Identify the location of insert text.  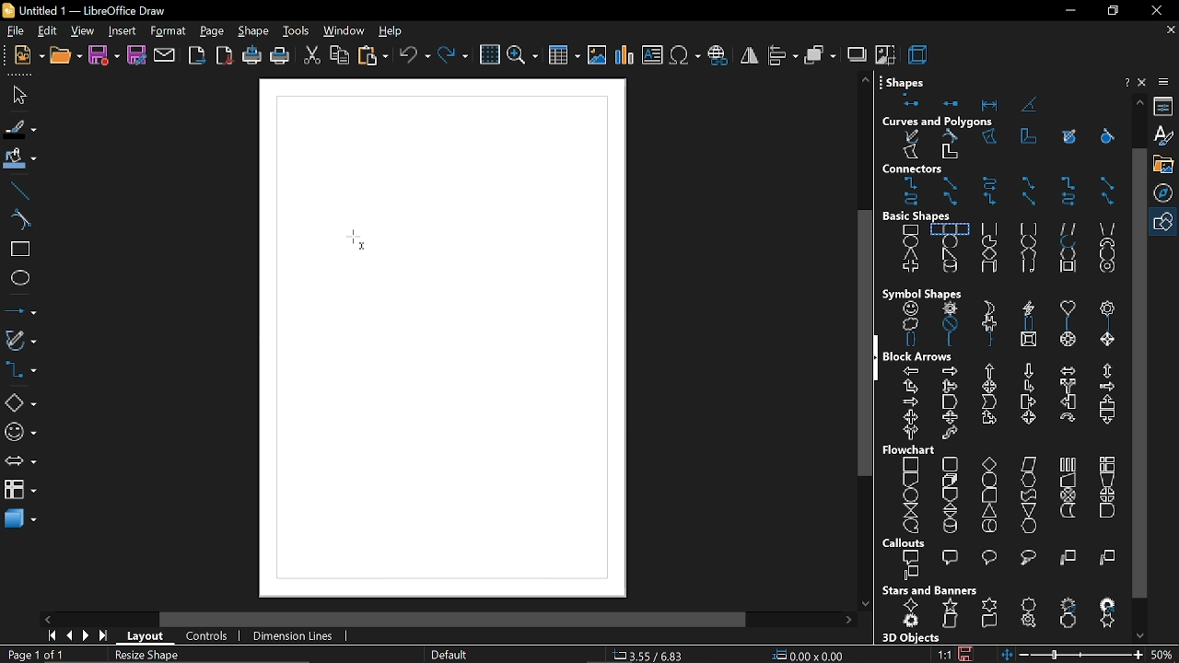
(652, 56).